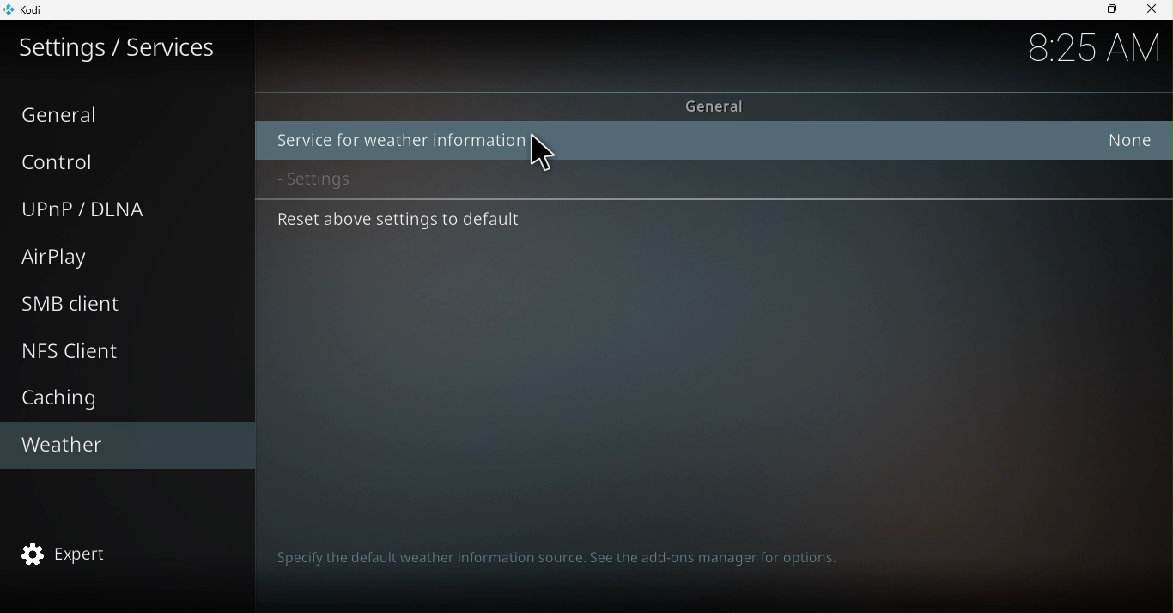  I want to click on General, so click(720, 101).